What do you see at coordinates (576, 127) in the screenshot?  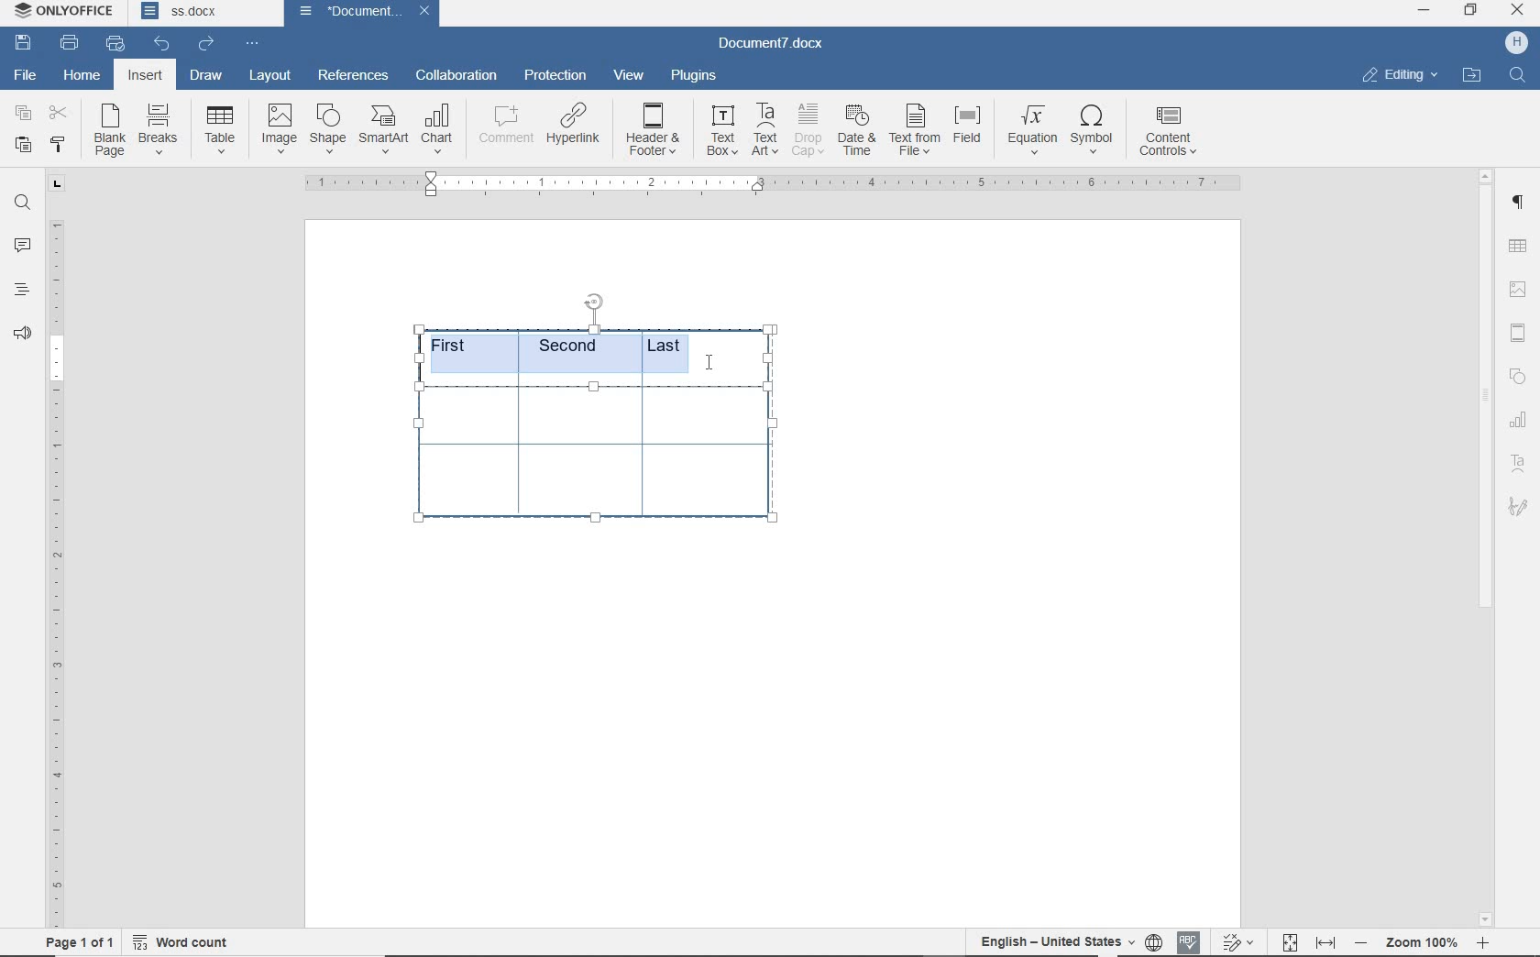 I see `hyperlink` at bounding box center [576, 127].